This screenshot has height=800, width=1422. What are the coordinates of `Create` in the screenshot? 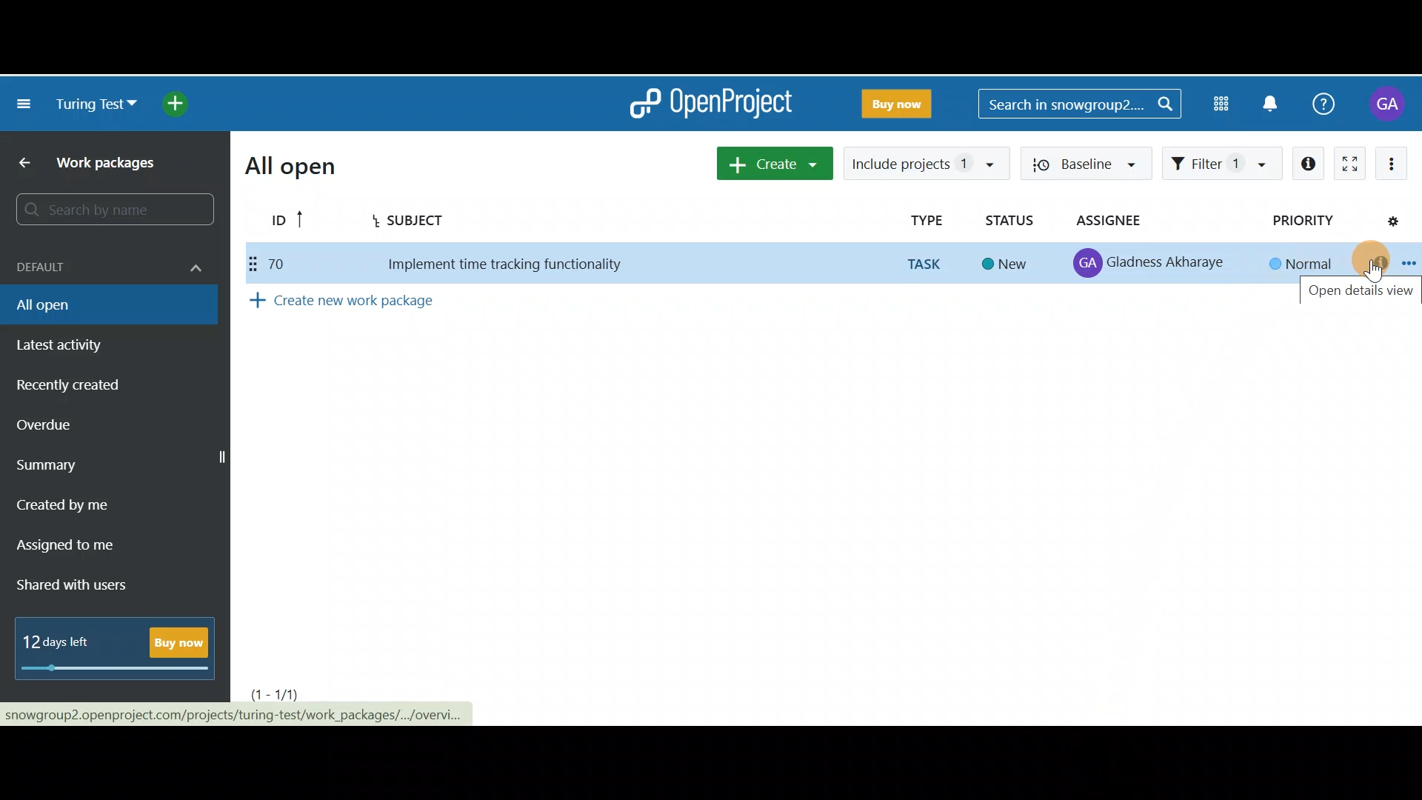 It's located at (777, 166).